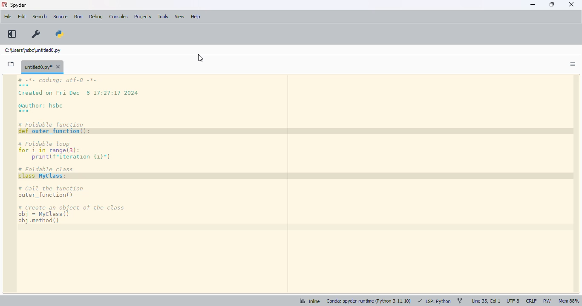 This screenshot has width=582, height=306. I want to click on conda: spyder-runtime (python 3. 11. 10), so click(369, 300).